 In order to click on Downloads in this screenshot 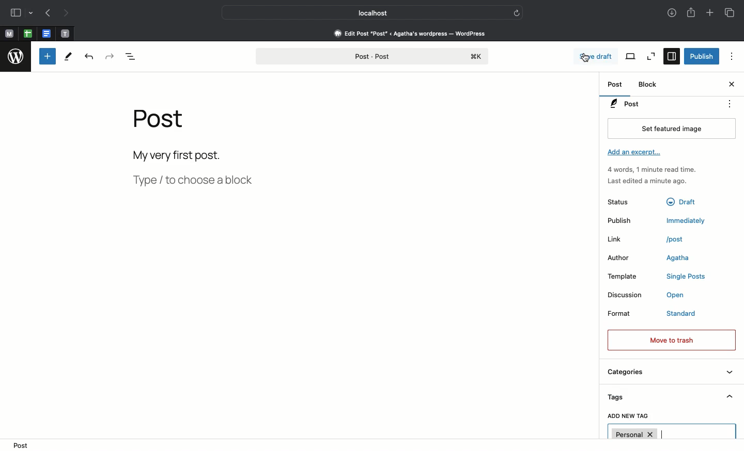, I will do `click(670, 12)`.